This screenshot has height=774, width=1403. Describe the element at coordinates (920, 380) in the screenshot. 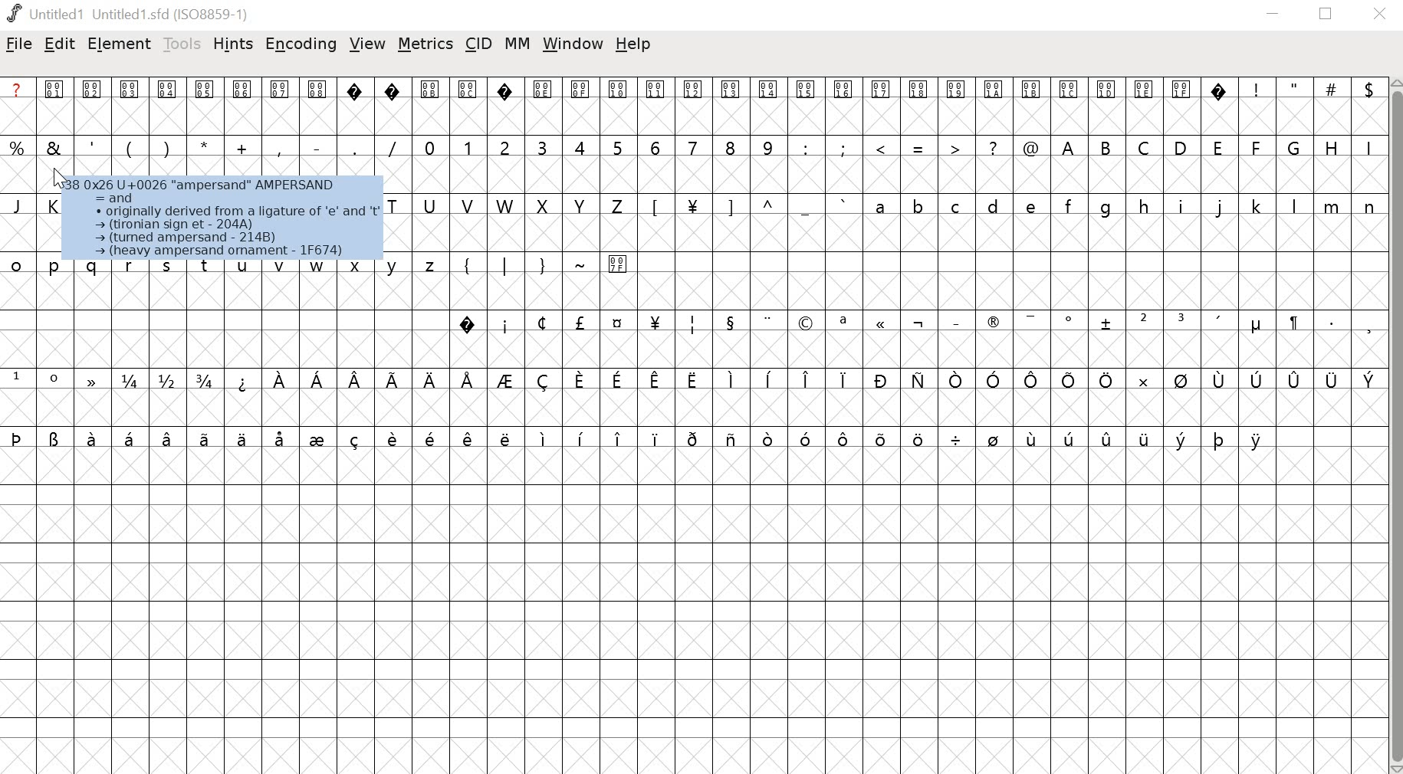

I see `symbol` at that location.